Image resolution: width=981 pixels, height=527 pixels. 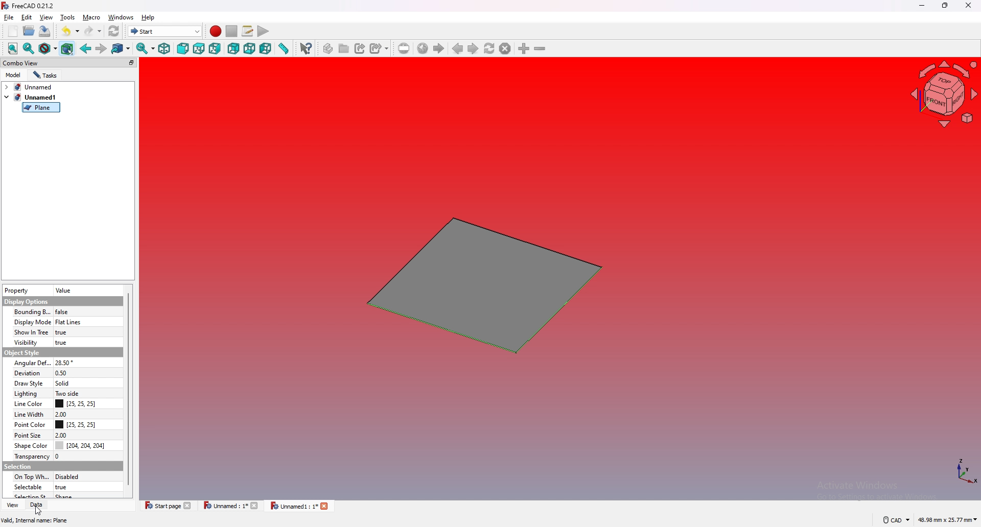 What do you see at coordinates (32, 87) in the screenshot?
I see `tab1: Unnamed` at bounding box center [32, 87].